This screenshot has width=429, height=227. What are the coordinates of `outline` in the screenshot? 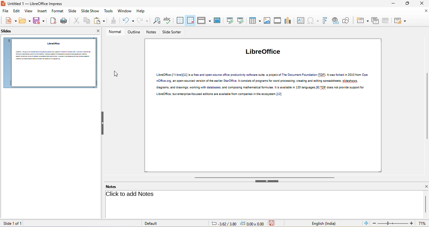 It's located at (134, 32).